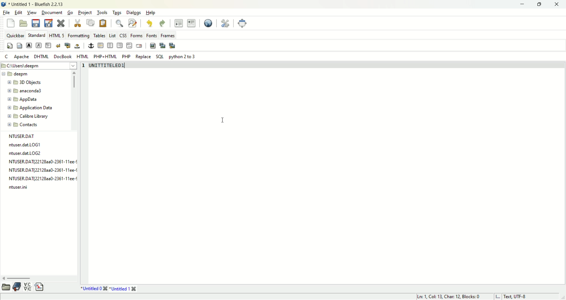 This screenshot has width=566, height=300. Describe the element at coordinates (39, 278) in the screenshot. I see `horizontal scroll bar` at that location.